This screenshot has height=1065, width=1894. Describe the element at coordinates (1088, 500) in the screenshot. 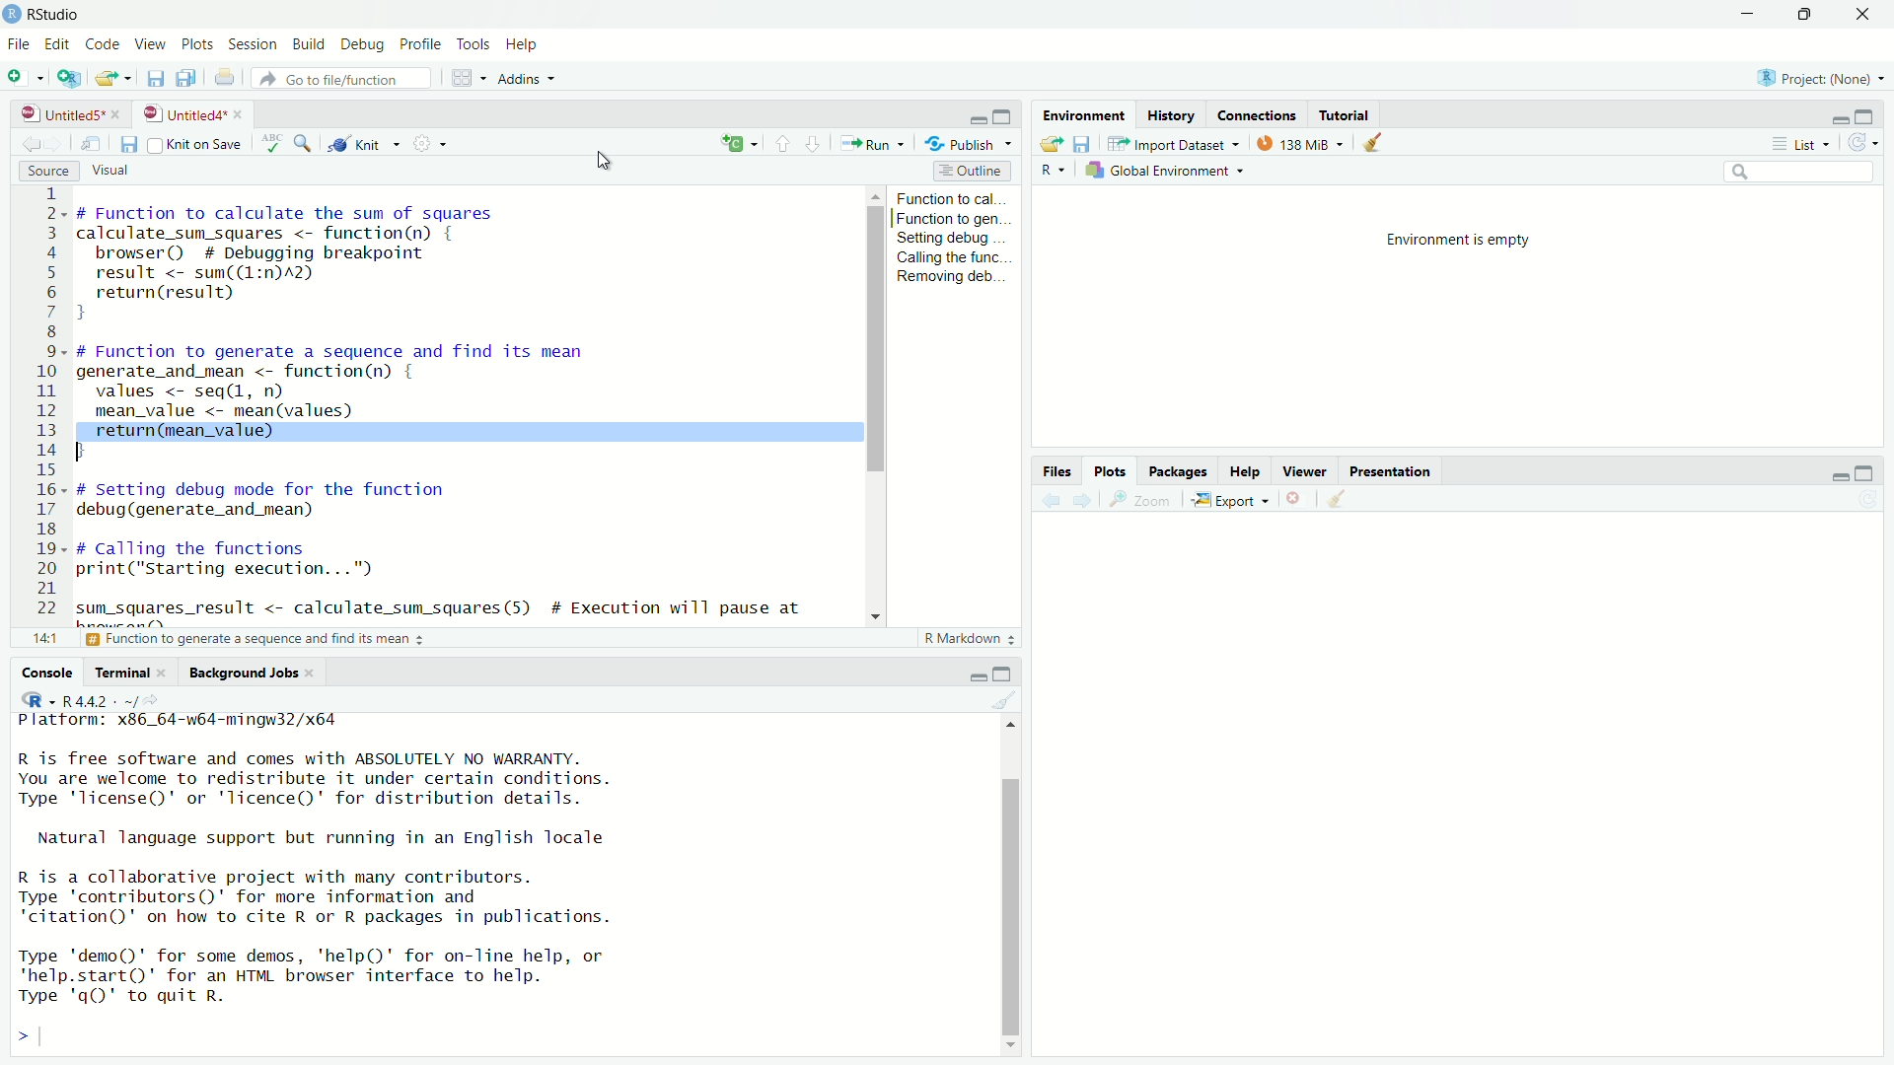

I see `next plot` at that location.